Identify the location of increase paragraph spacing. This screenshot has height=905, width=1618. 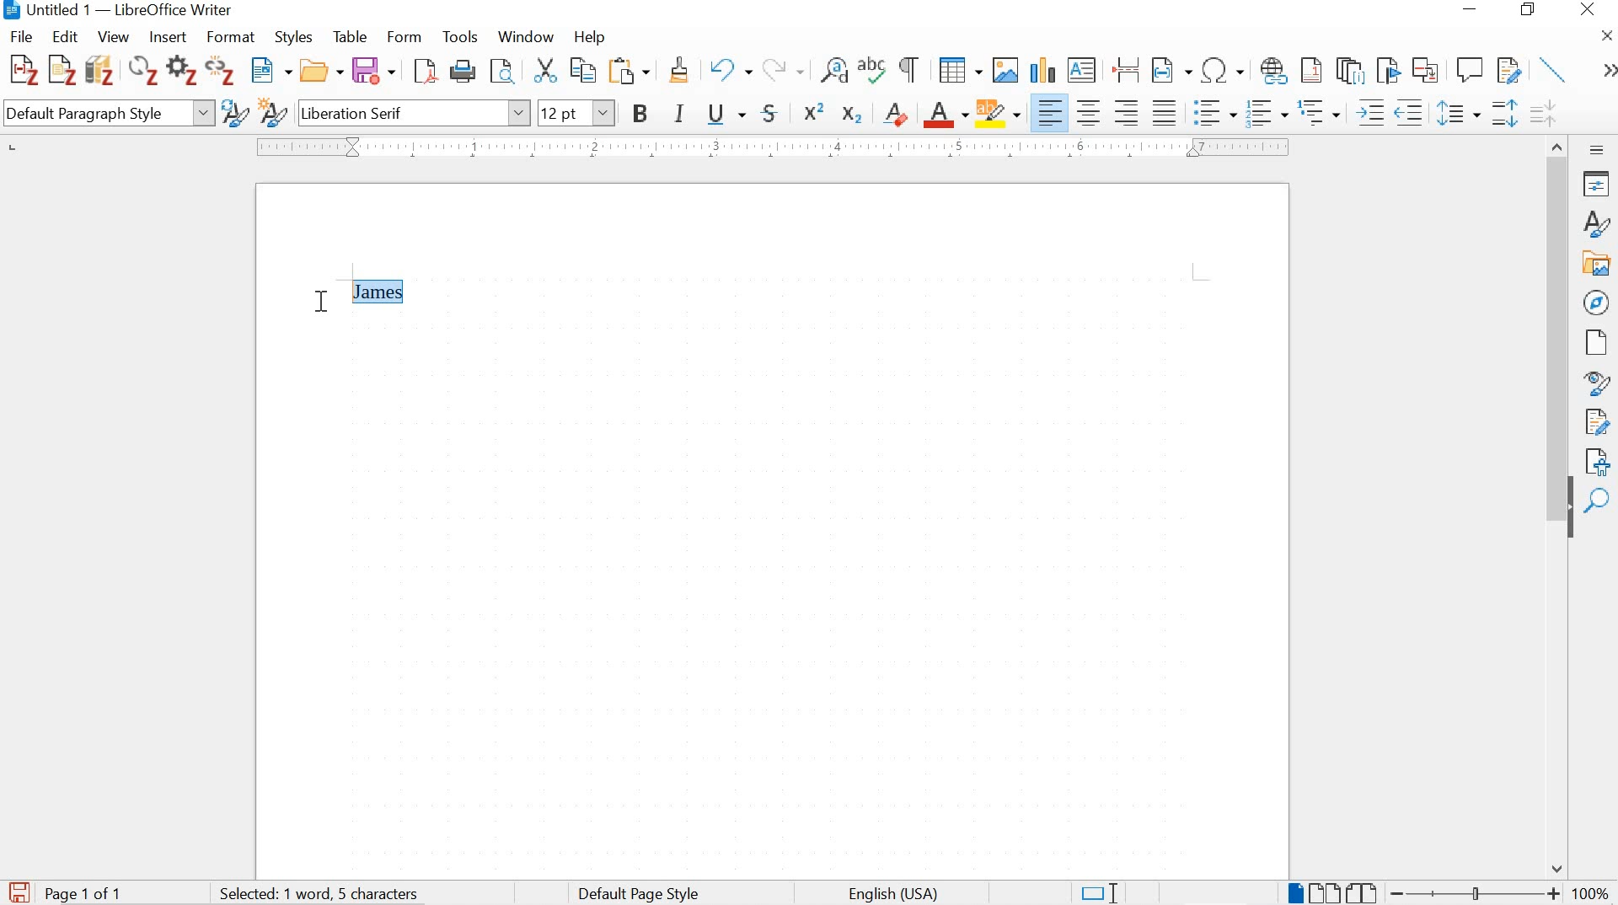
(1503, 115).